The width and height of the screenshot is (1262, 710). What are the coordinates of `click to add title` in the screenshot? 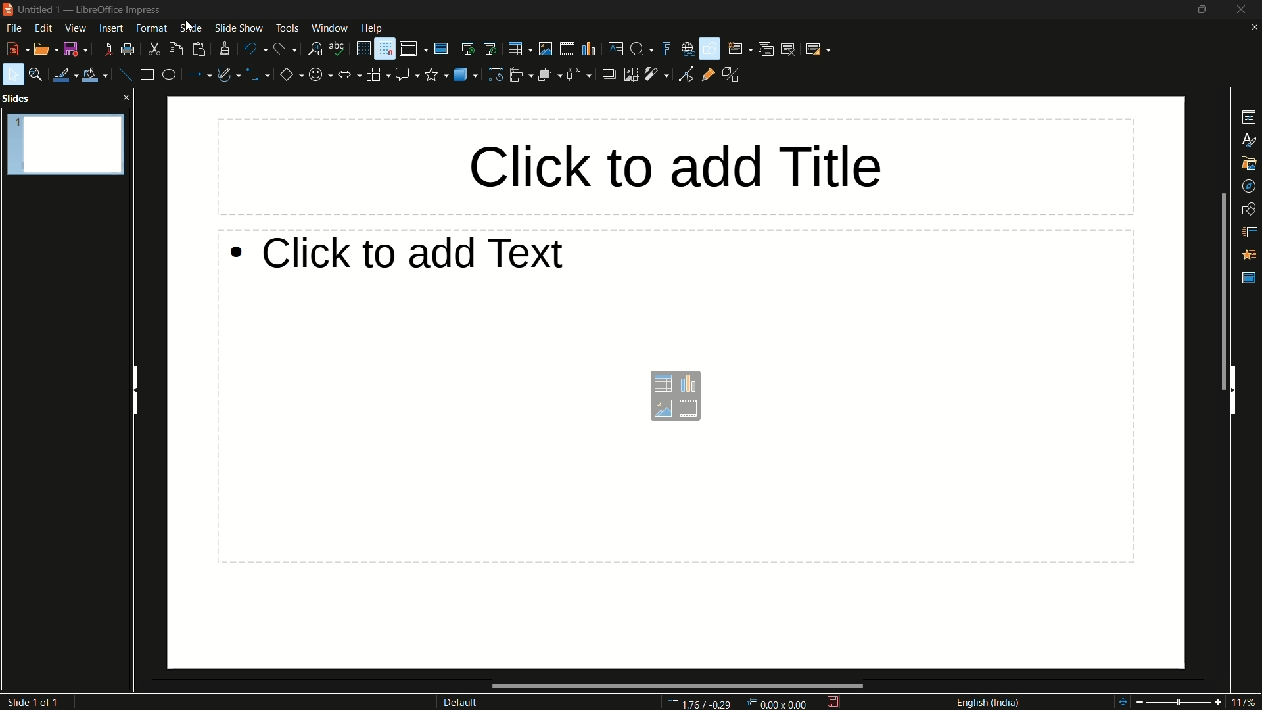 It's located at (681, 163).